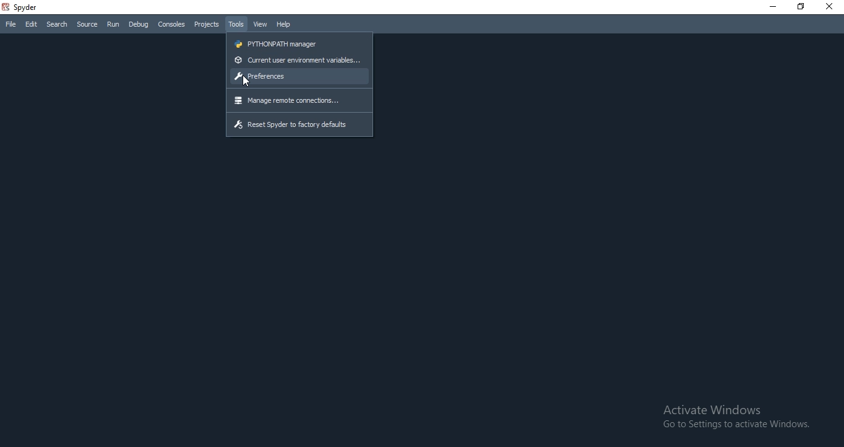 This screenshot has height=447, width=844. Describe the element at coordinates (9, 25) in the screenshot. I see `File ` at that location.